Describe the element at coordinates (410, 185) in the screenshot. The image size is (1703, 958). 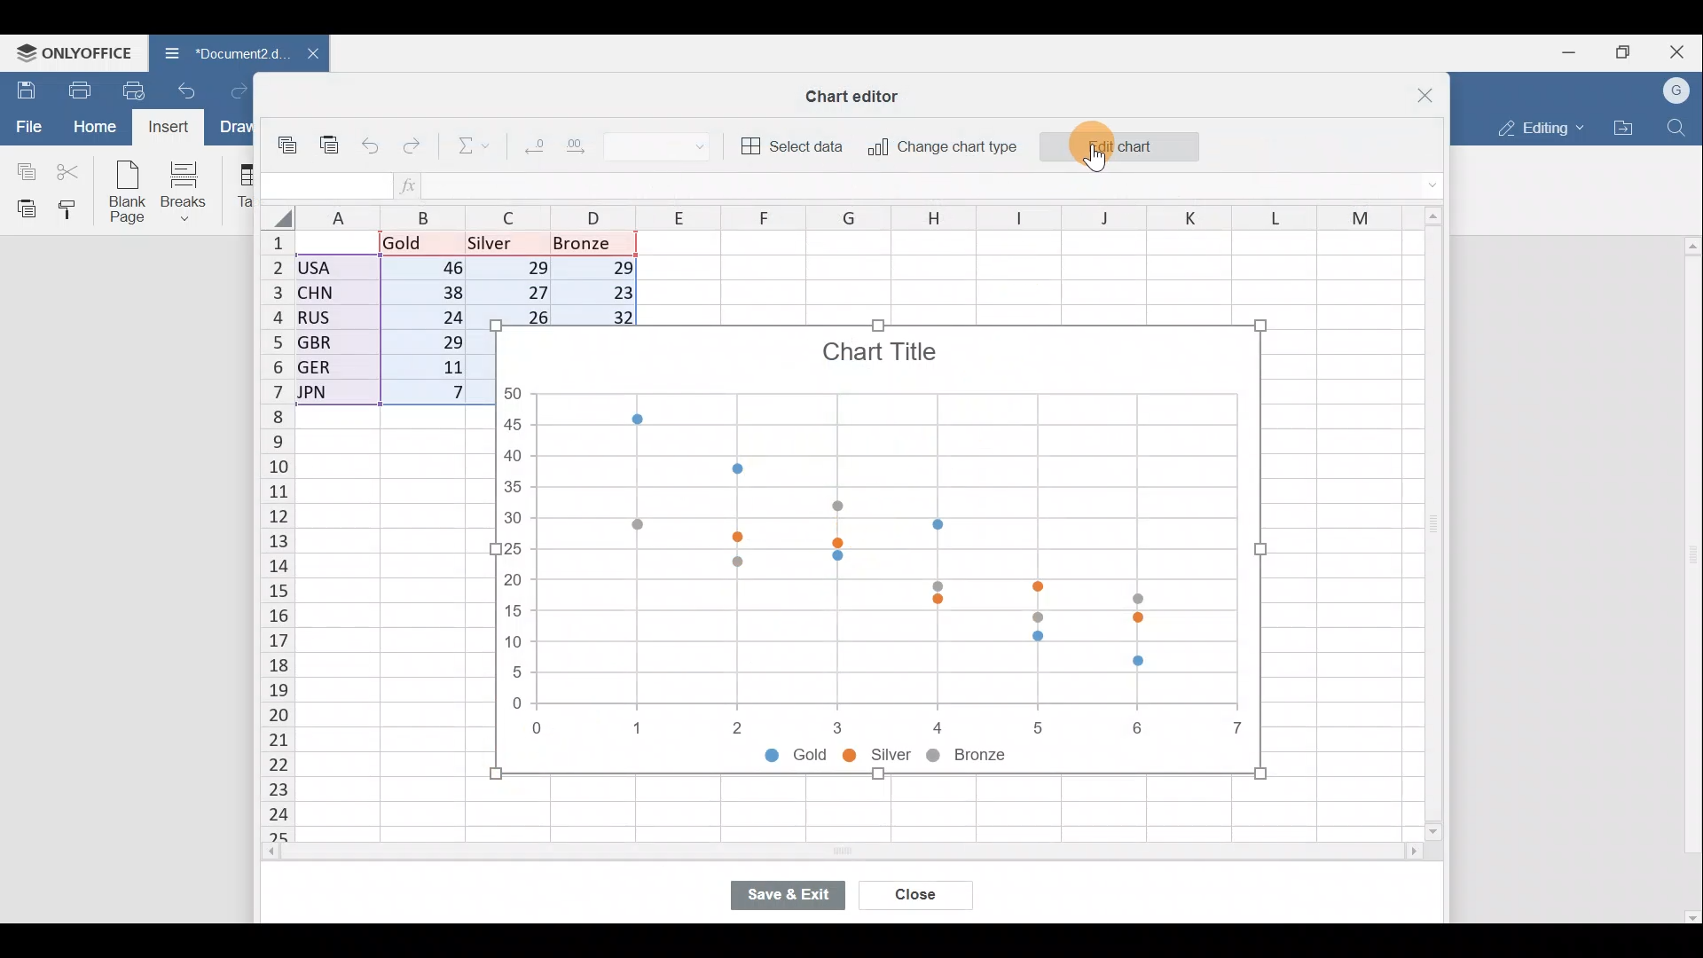
I see `Insert function` at that location.